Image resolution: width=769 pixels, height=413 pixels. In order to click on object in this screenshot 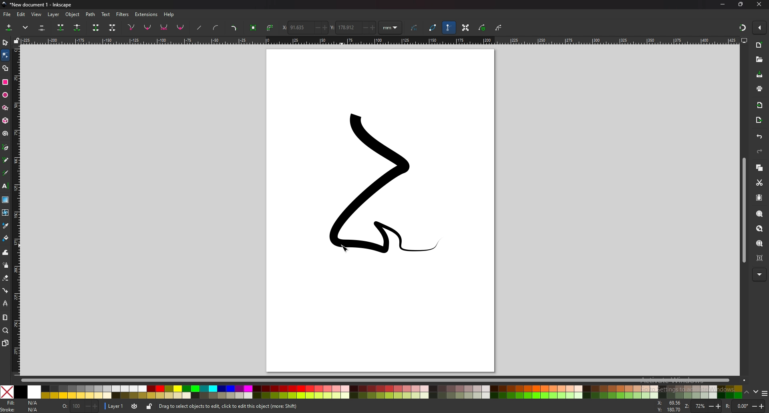, I will do `click(72, 14)`.